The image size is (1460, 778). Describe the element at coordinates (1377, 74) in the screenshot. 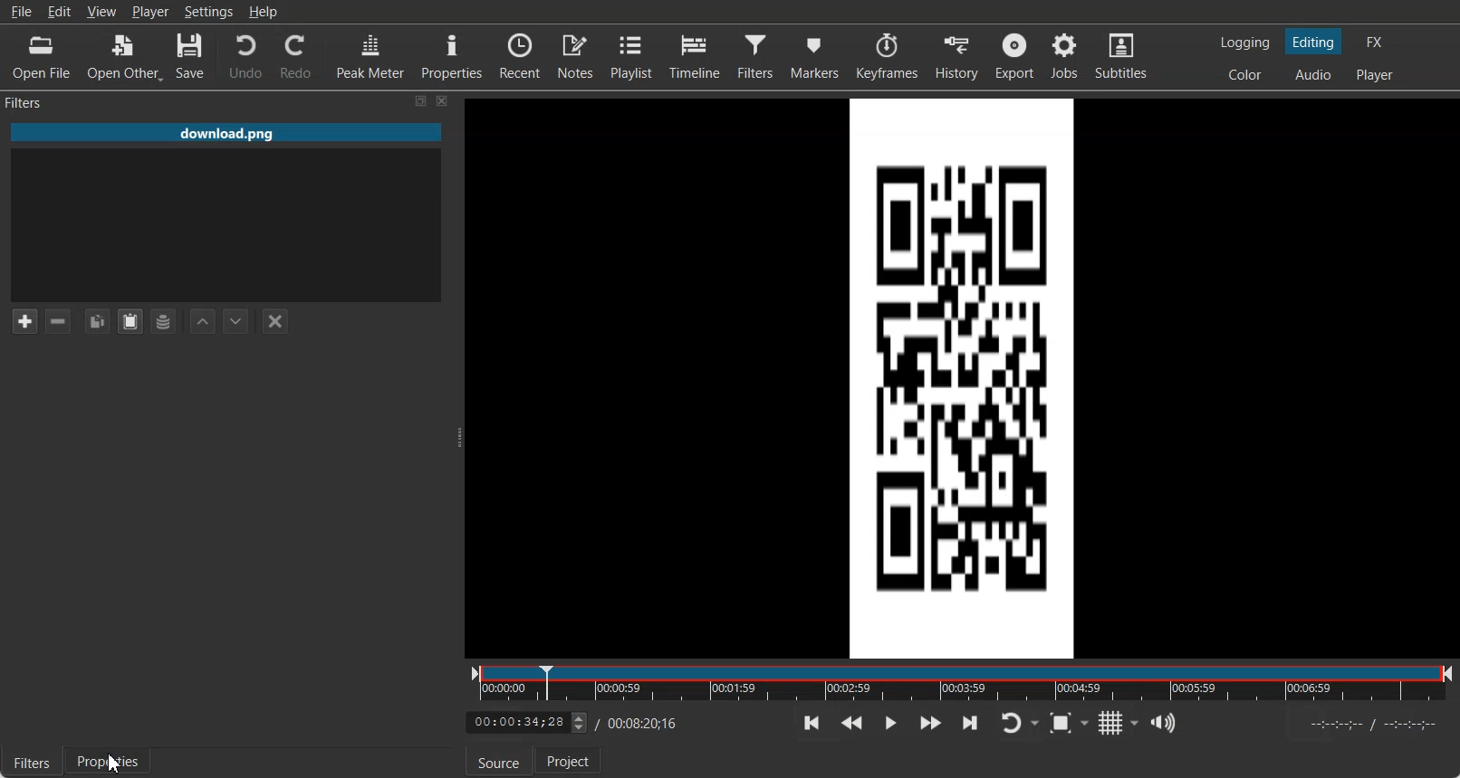

I see `Switch to Player one layout` at that location.